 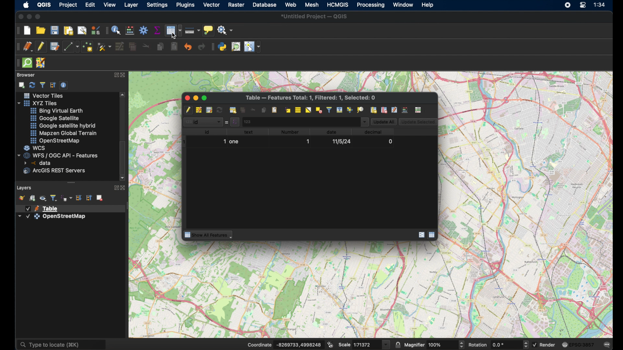 What do you see at coordinates (527, 344) in the screenshot?
I see `increase or decrease rotation value` at bounding box center [527, 344].